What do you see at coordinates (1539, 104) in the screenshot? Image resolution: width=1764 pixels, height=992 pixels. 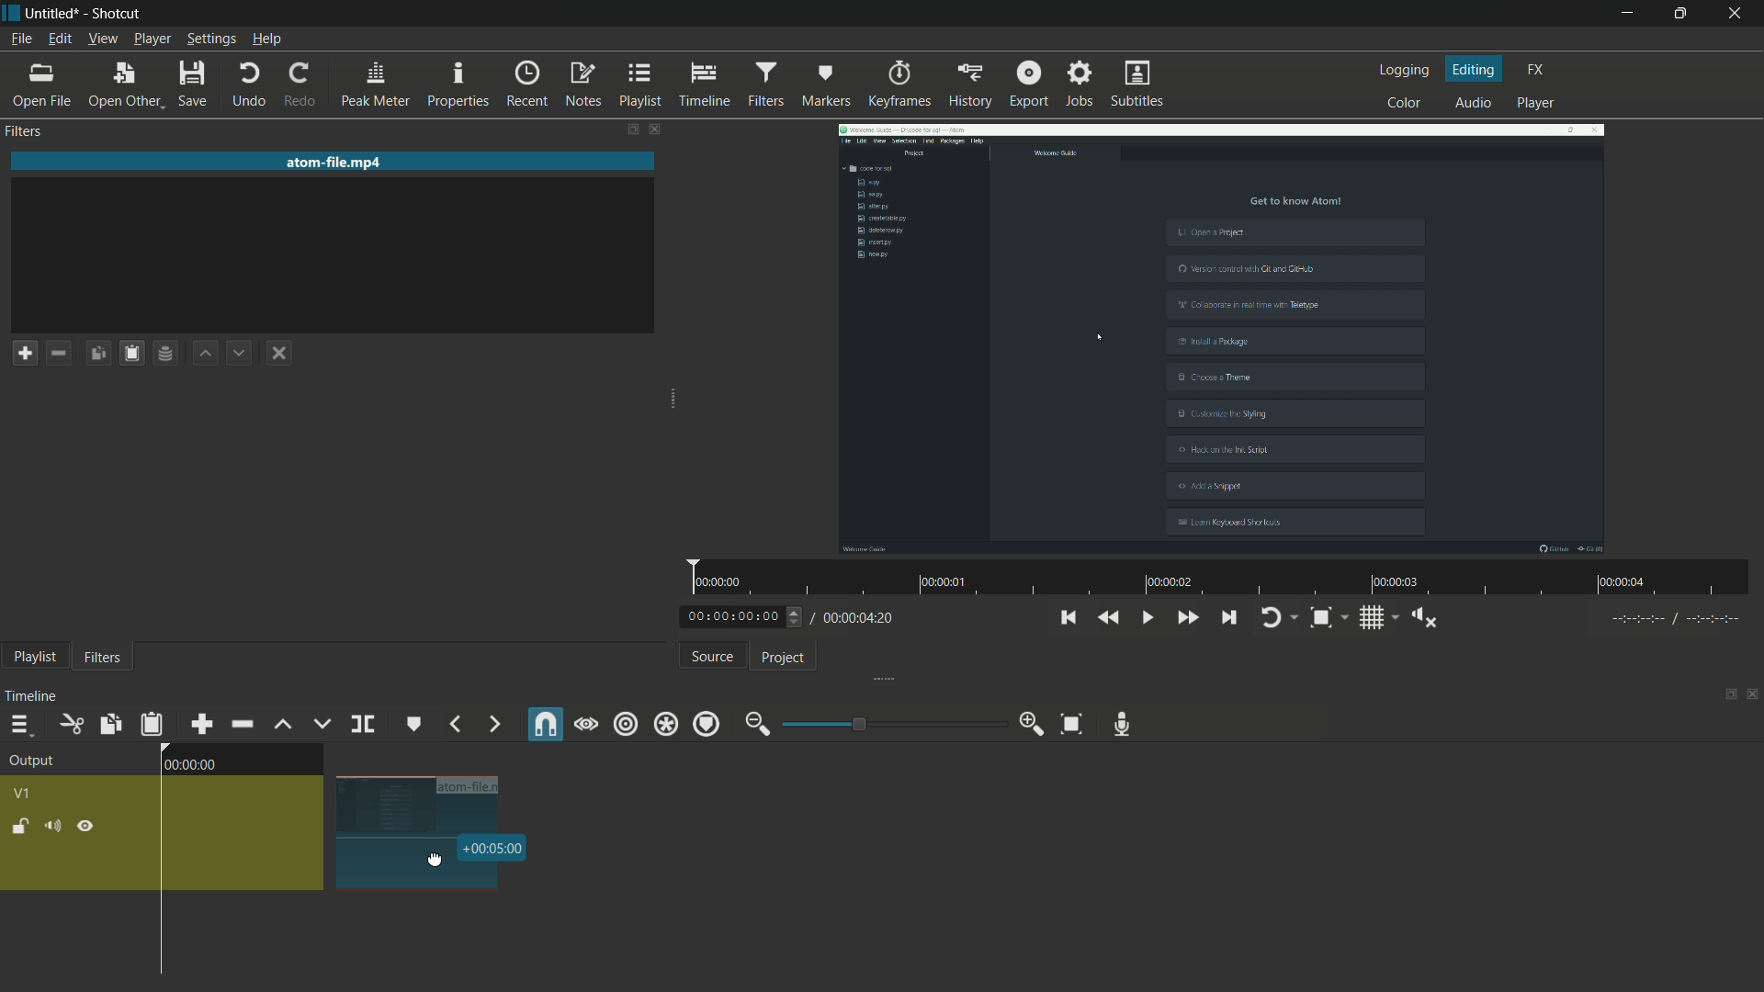 I see `player` at bounding box center [1539, 104].